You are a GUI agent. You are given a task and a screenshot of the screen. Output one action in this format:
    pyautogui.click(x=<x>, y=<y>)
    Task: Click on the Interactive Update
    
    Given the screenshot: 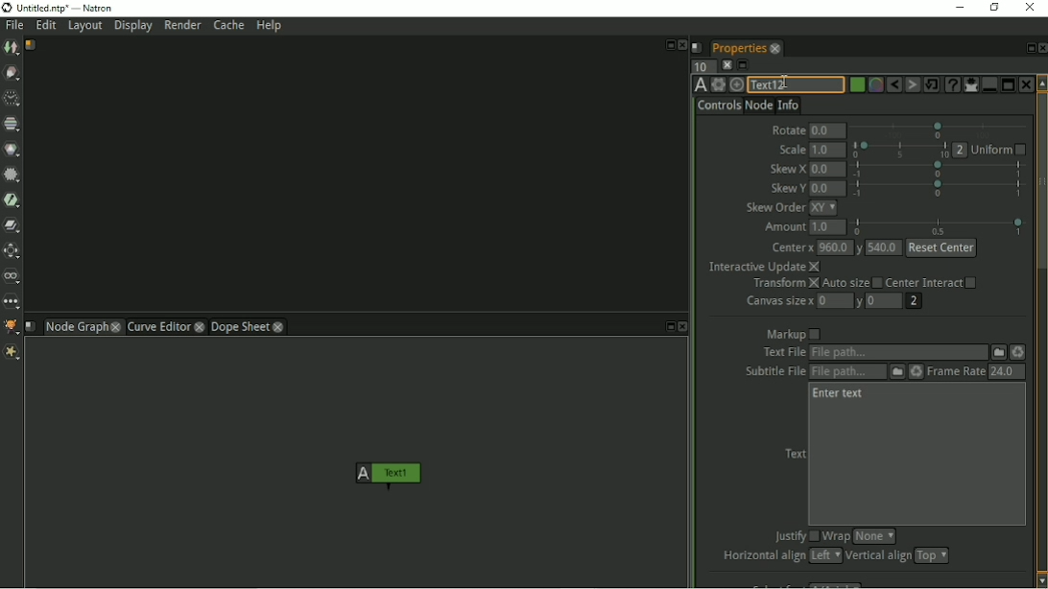 What is the action you would take?
    pyautogui.click(x=764, y=267)
    